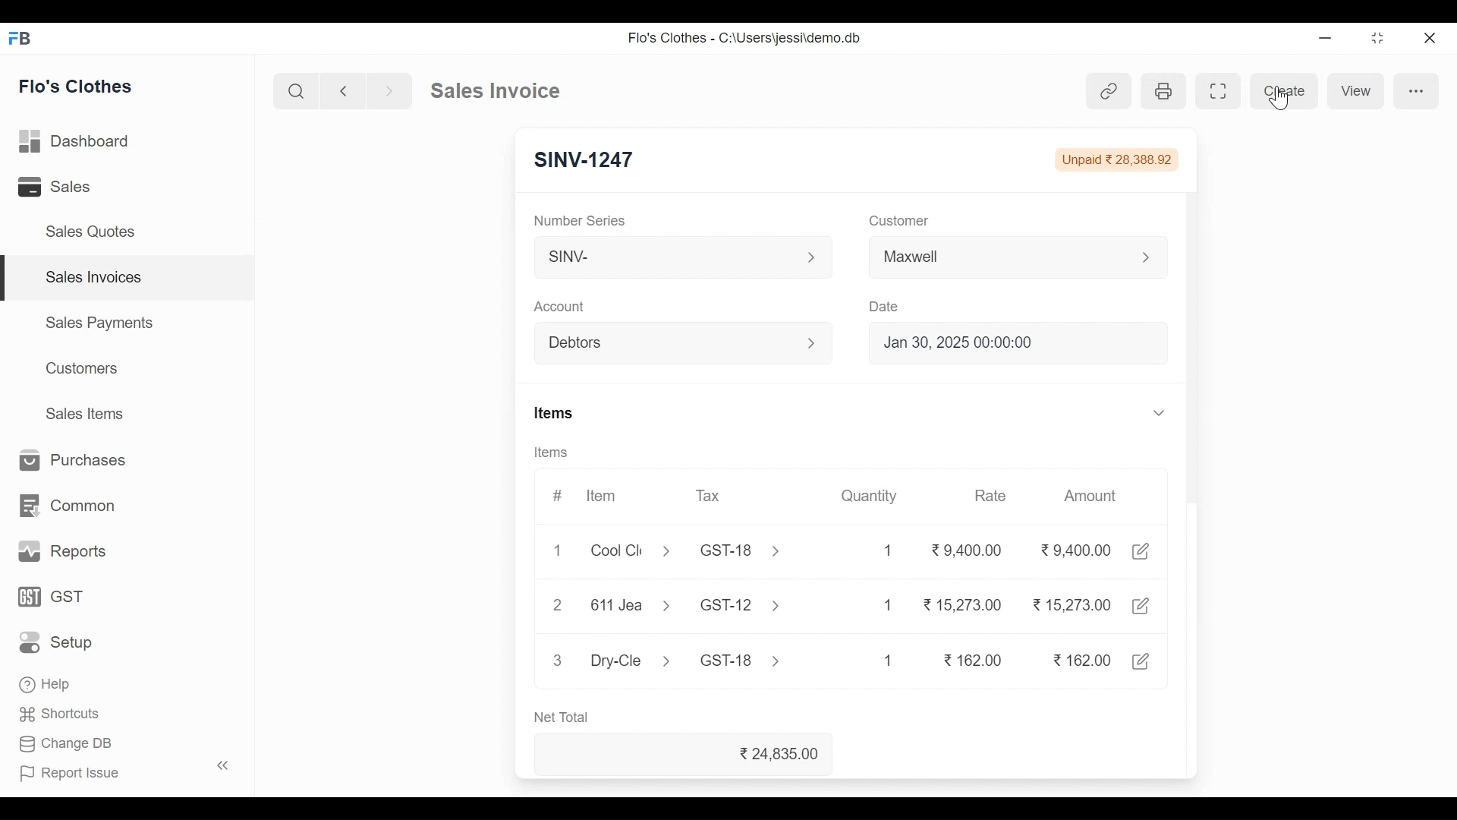 The width and height of the screenshot is (1457, 820). What do you see at coordinates (65, 506) in the screenshot?
I see `Common` at bounding box center [65, 506].